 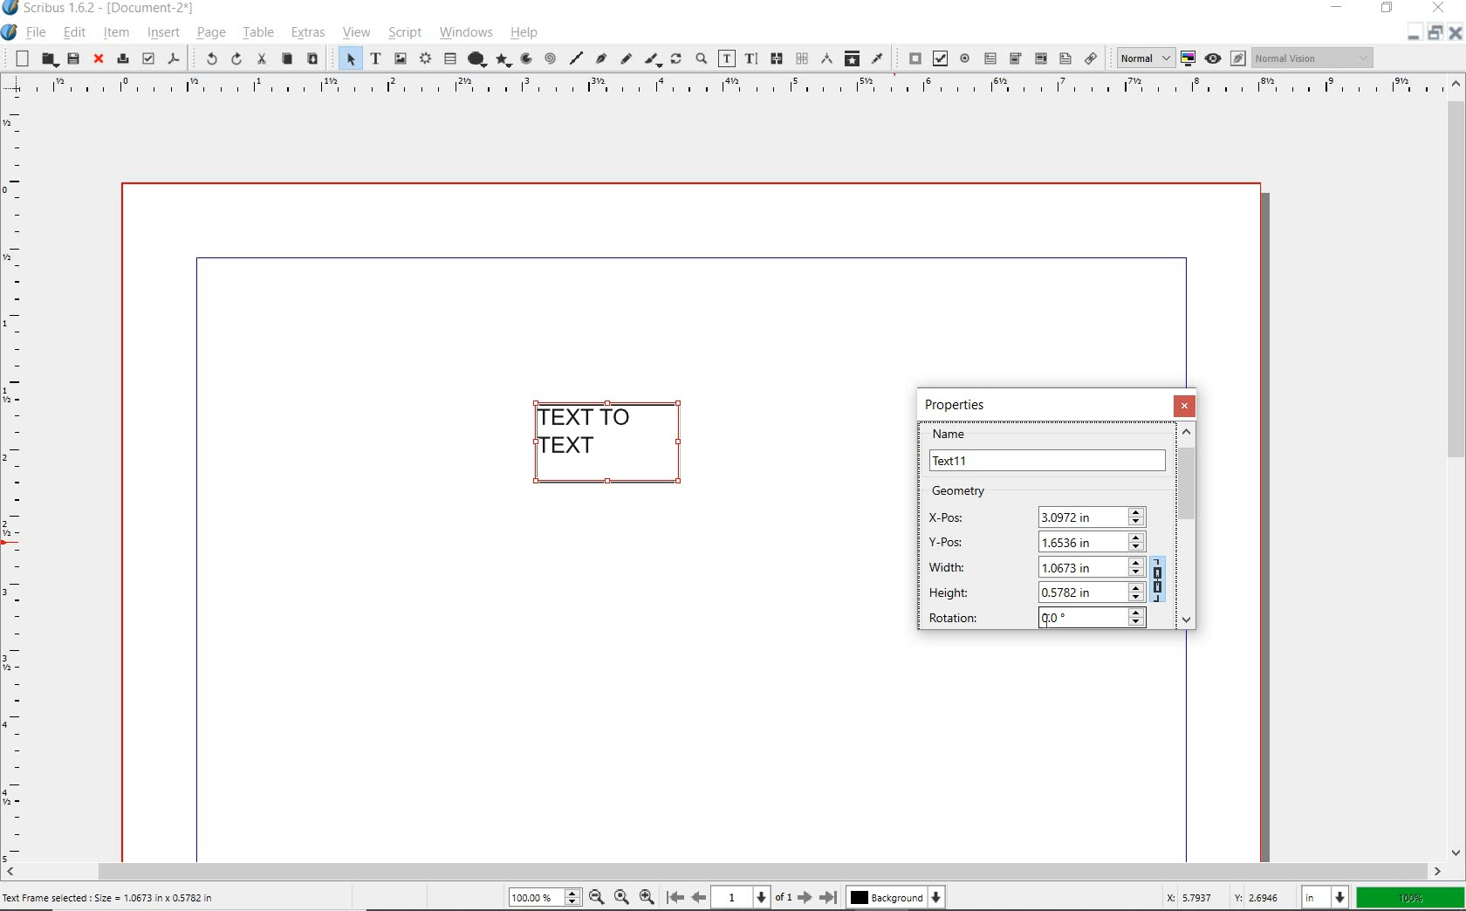 What do you see at coordinates (1387, 10) in the screenshot?
I see `restore` at bounding box center [1387, 10].